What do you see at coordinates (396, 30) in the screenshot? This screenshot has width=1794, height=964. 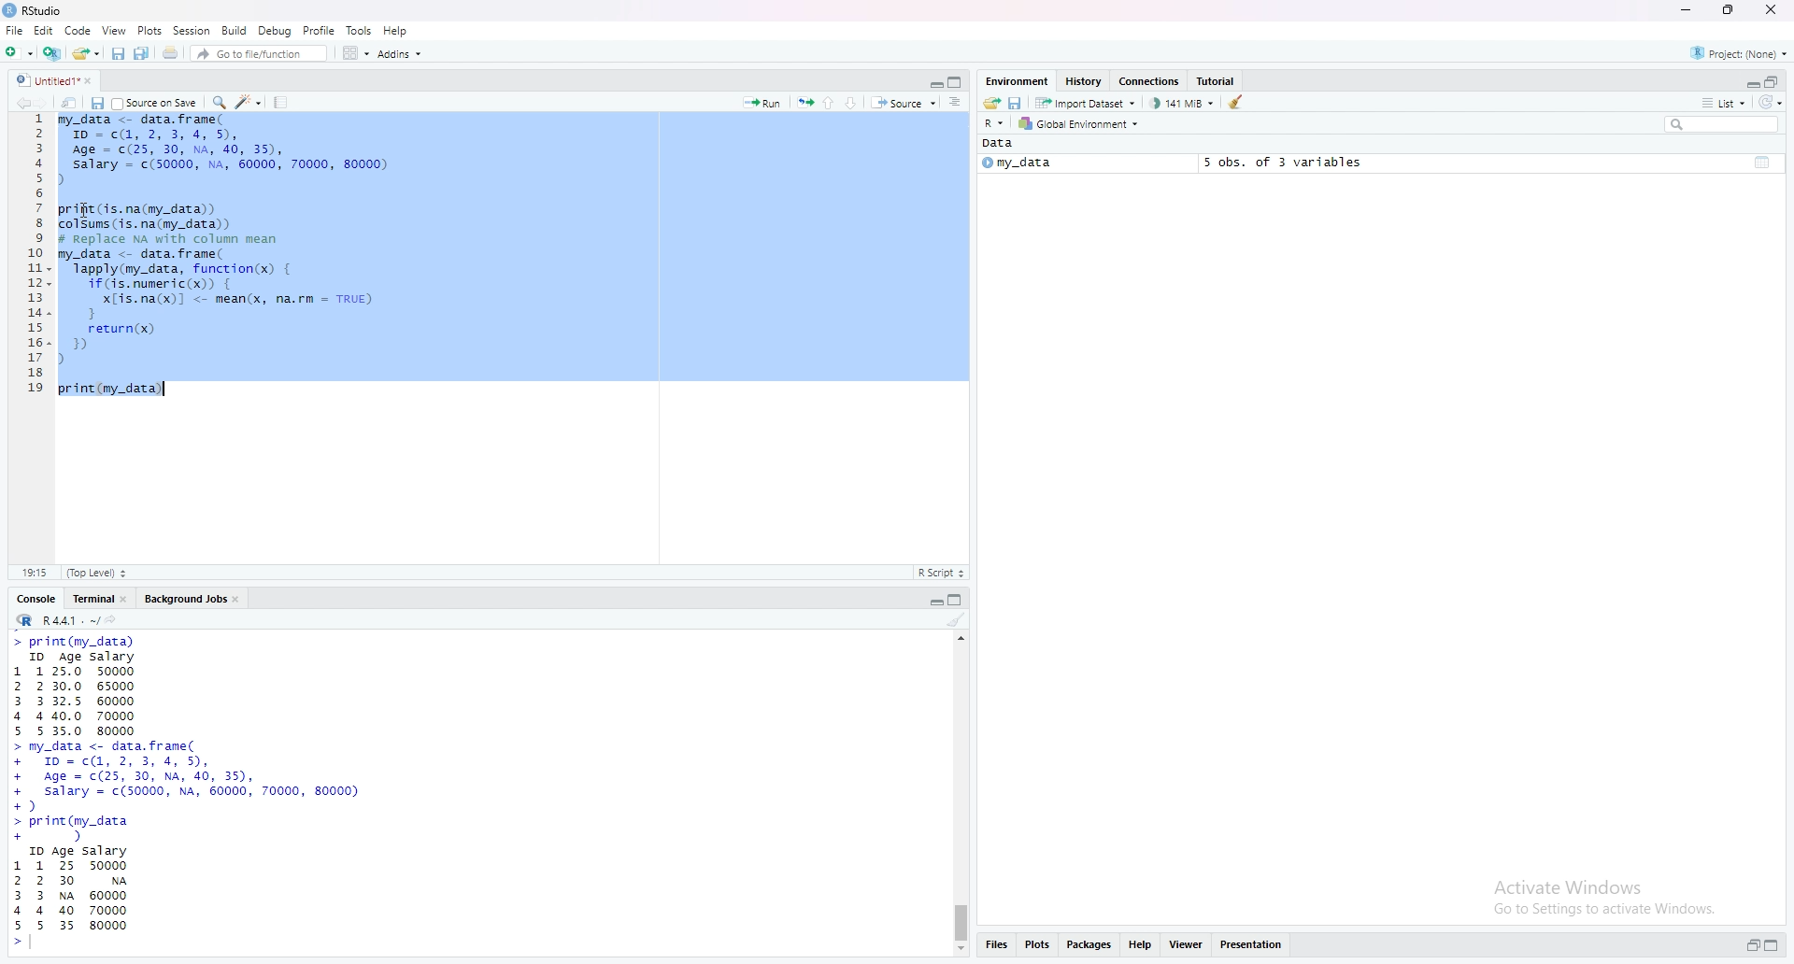 I see `Help` at bounding box center [396, 30].